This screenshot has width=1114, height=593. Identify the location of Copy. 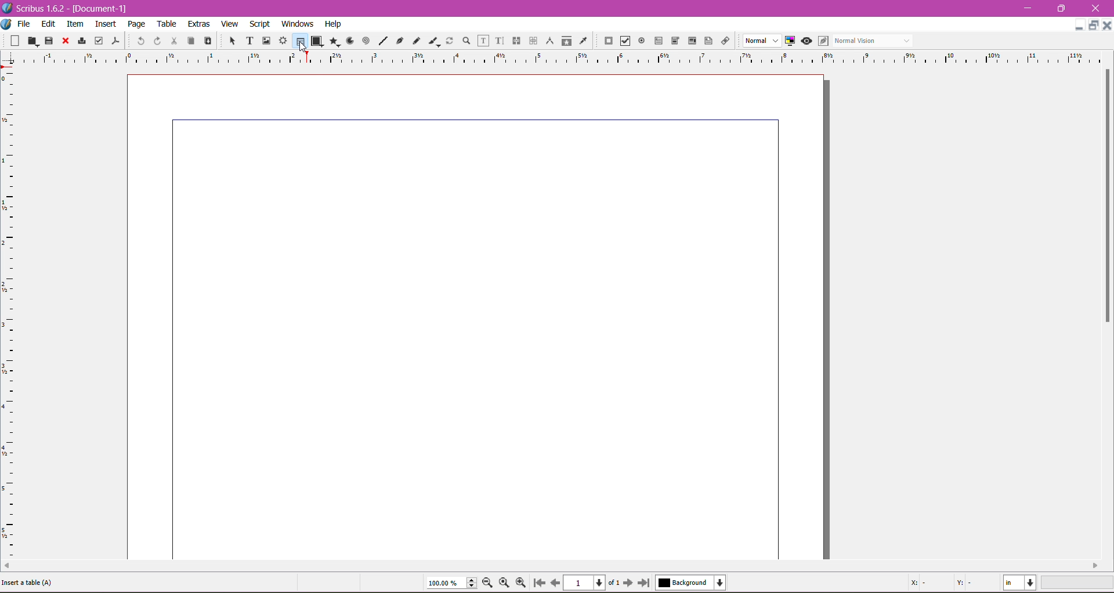
(189, 40).